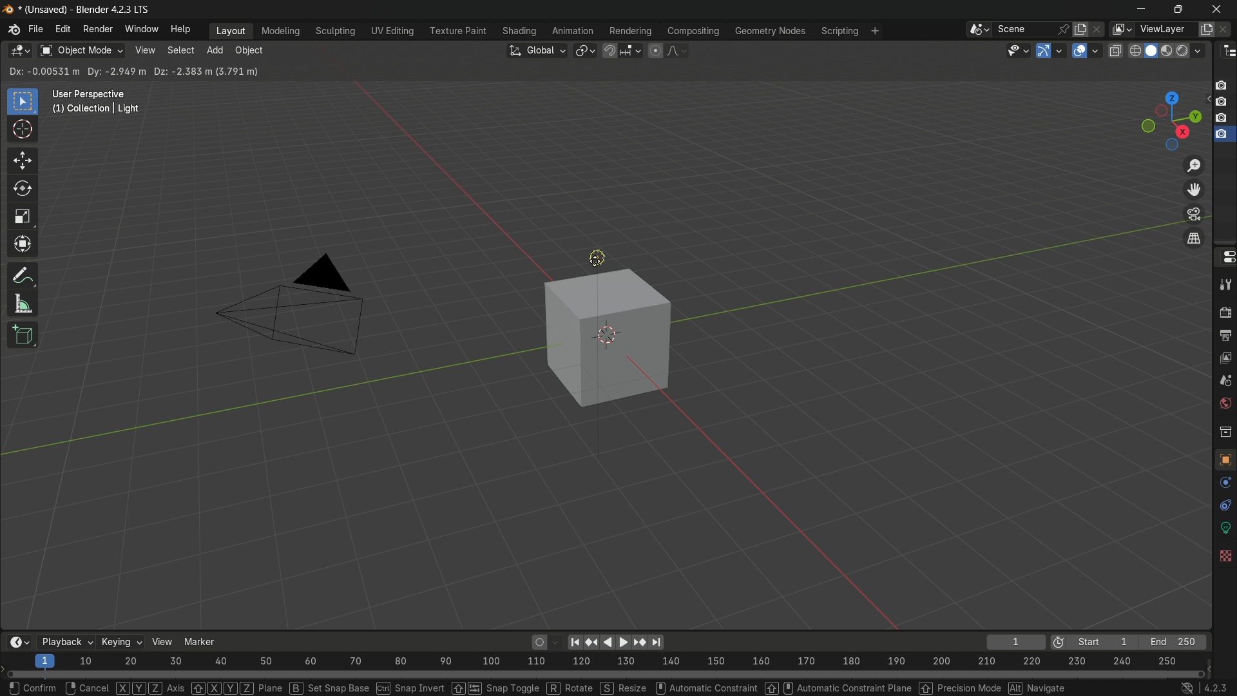 This screenshot has width=1237, height=696. I want to click on transformation orientation, so click(538, 50).